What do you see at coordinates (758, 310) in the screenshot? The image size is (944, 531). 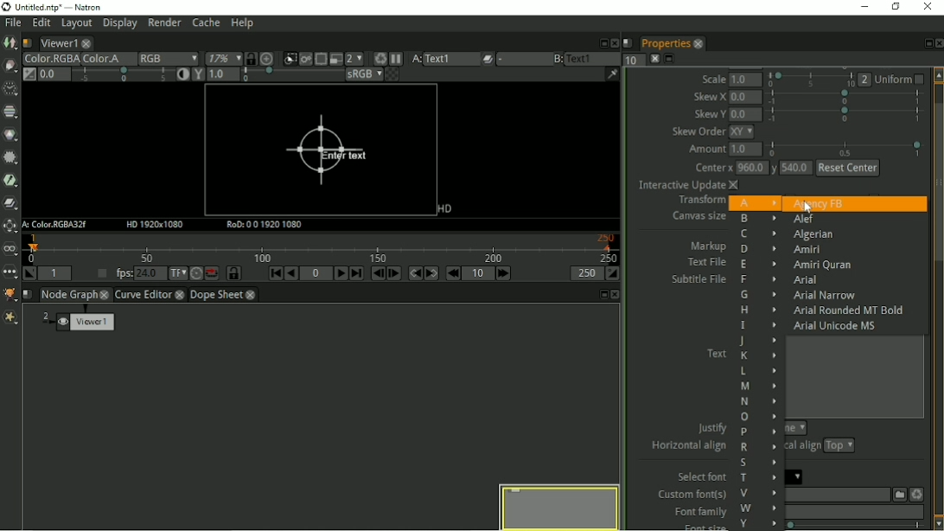 I see `H` at bounding box center [758, 310].